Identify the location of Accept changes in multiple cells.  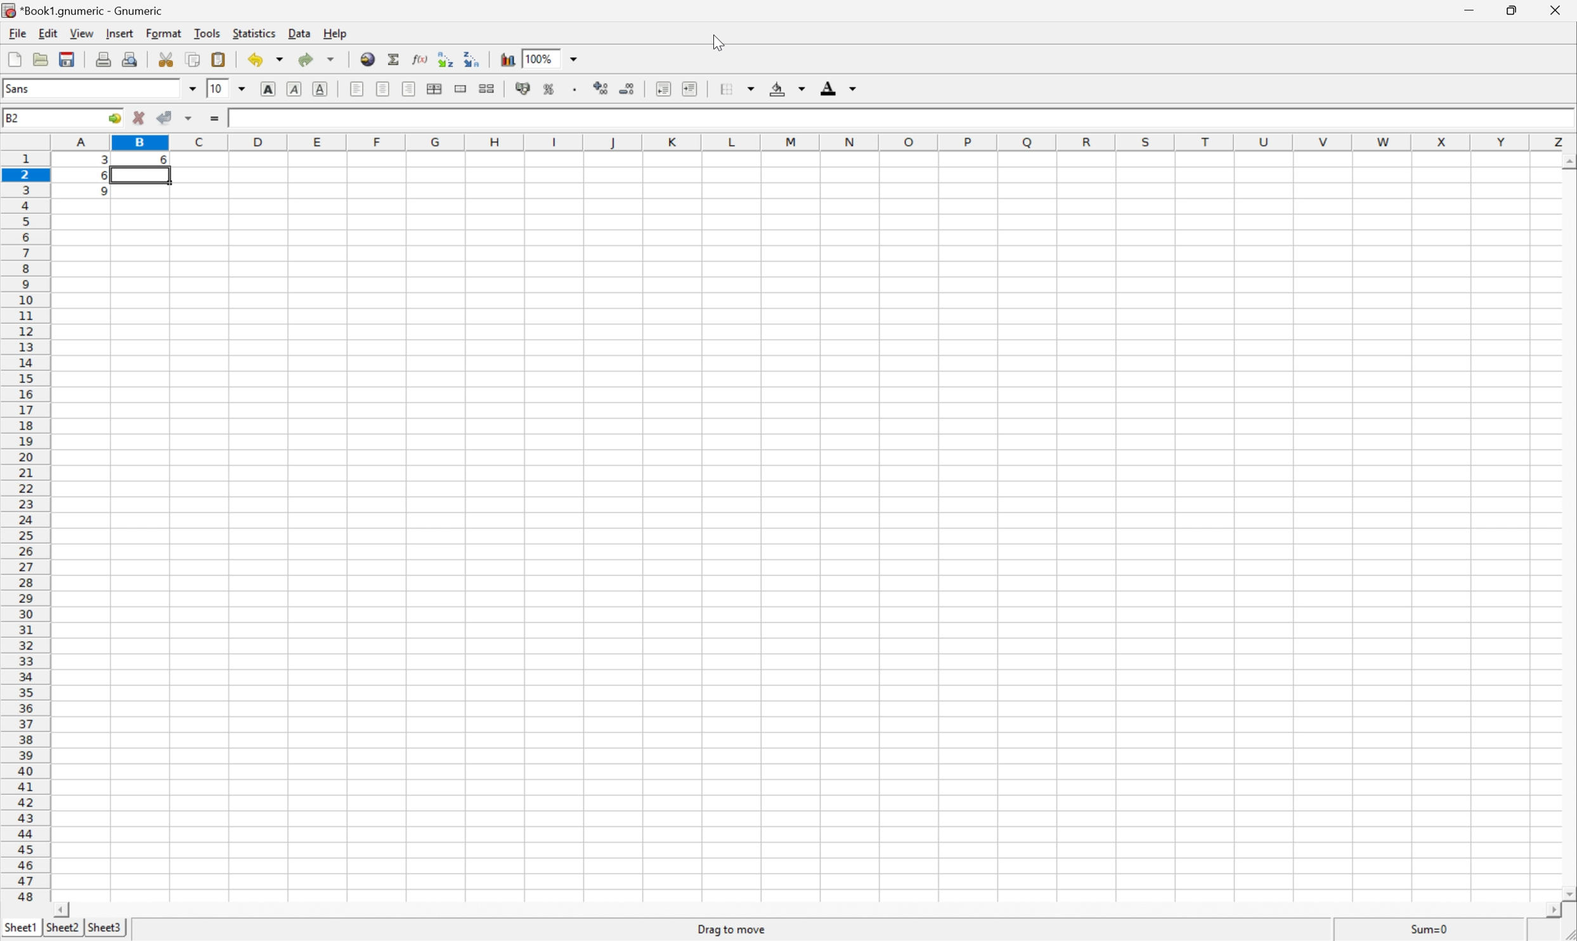
(190, 119).